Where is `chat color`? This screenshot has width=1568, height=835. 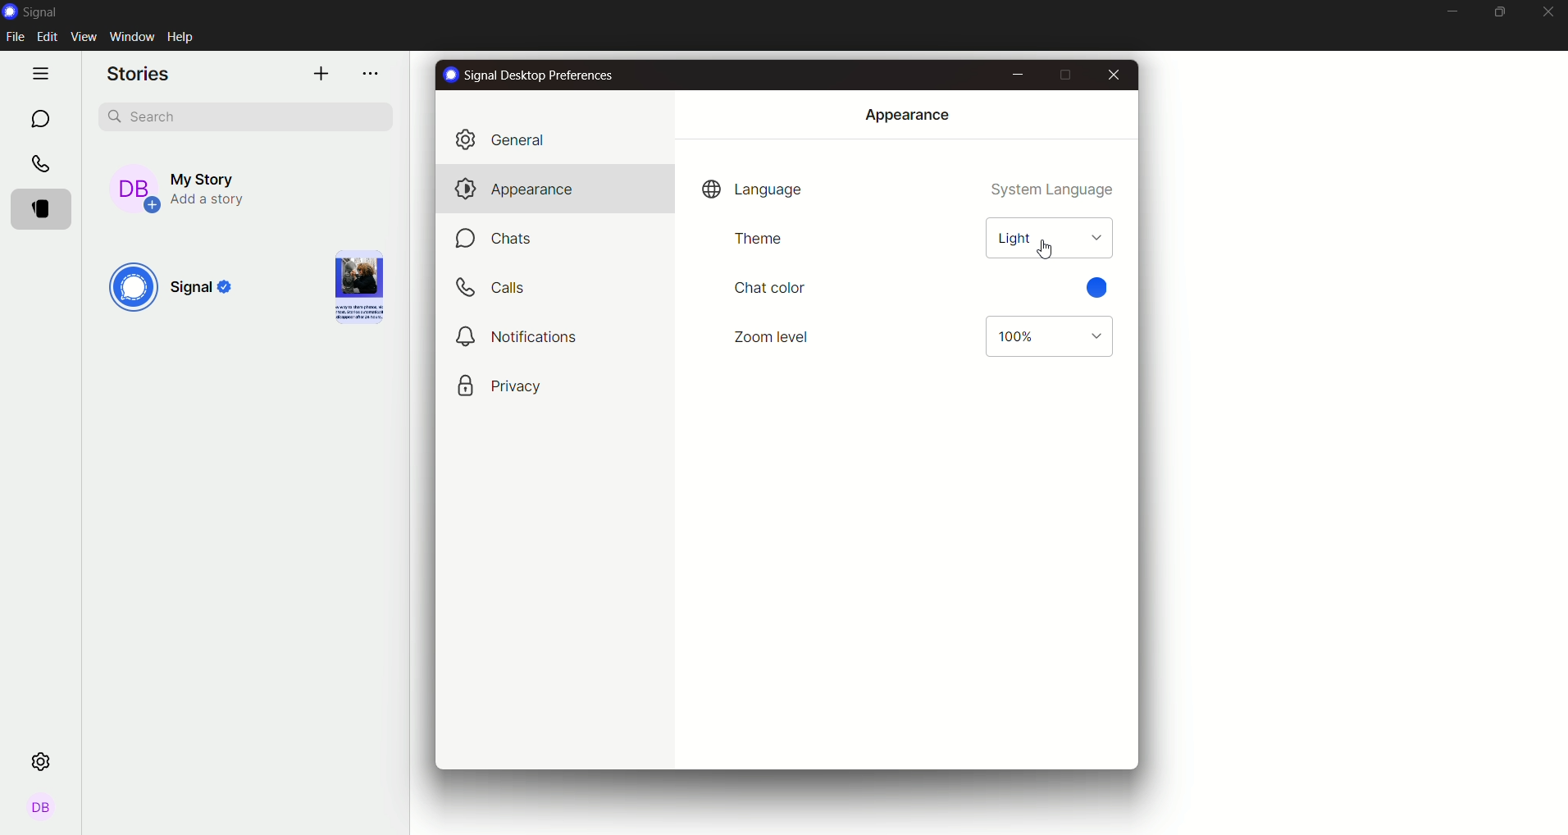
chat color is located at coordinates (769, 286).